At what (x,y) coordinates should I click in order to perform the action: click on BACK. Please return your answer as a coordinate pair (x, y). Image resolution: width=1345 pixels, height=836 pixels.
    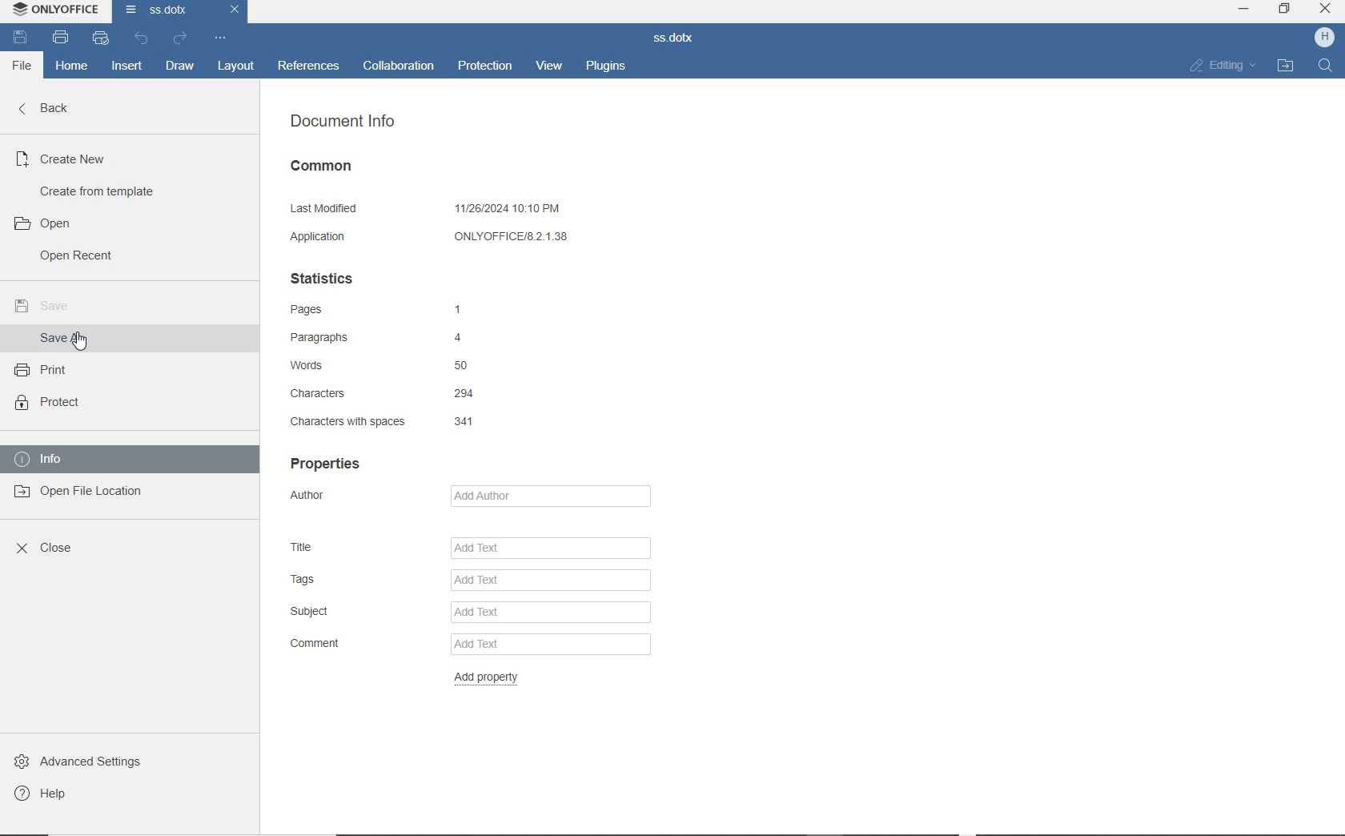
    Looking at the image, I should click on (40, 111).